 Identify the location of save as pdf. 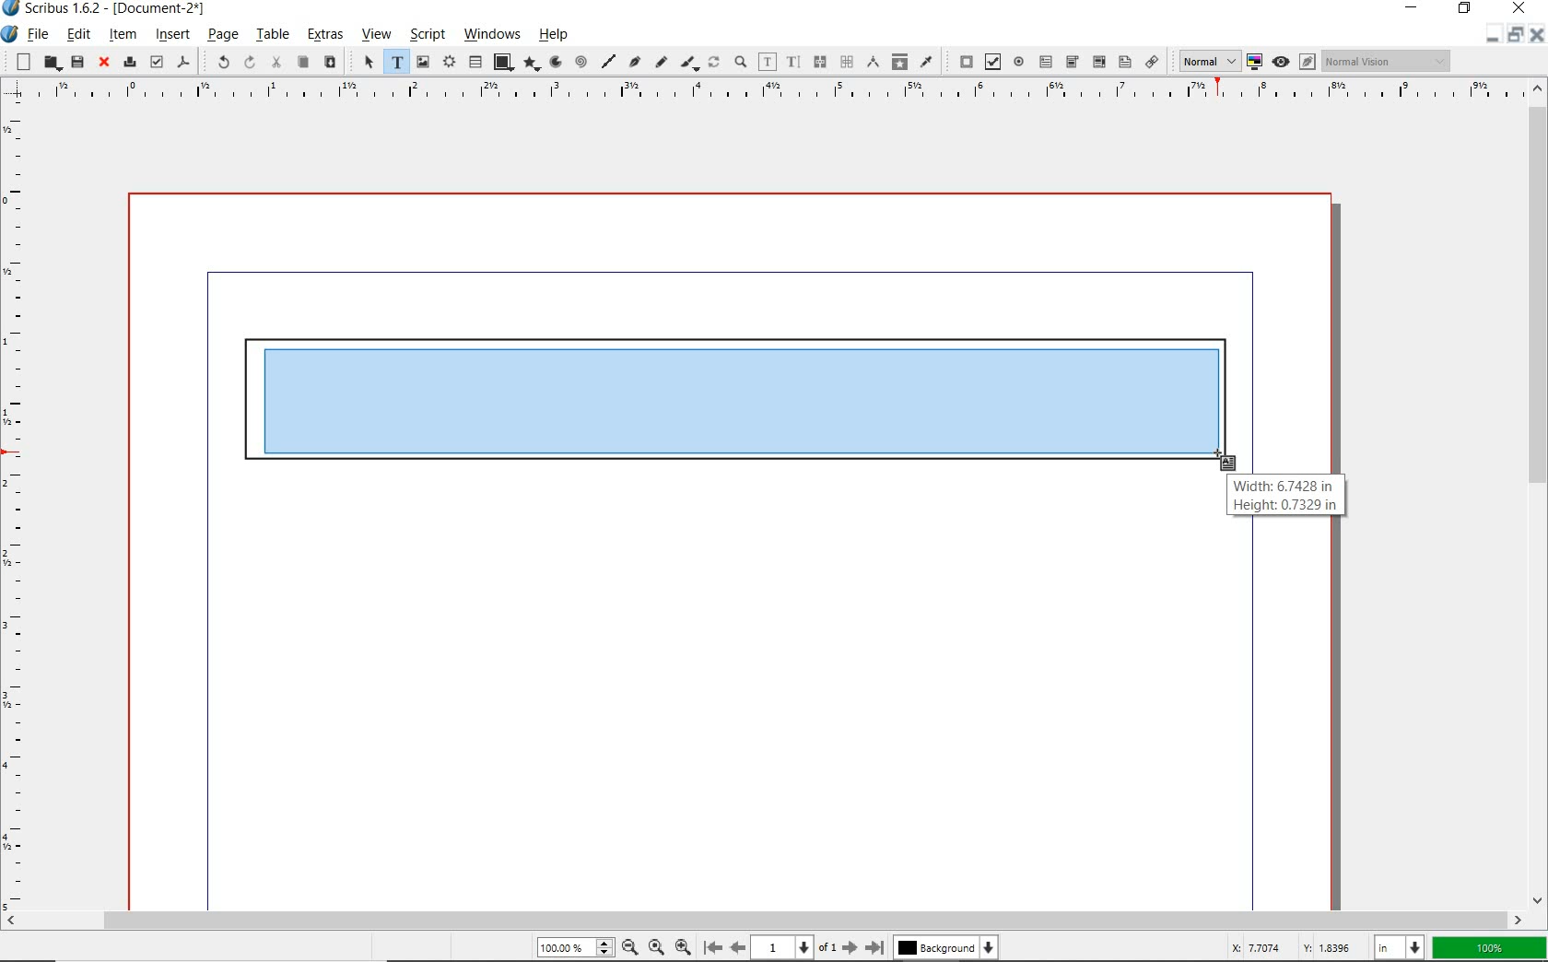
(184, 64).